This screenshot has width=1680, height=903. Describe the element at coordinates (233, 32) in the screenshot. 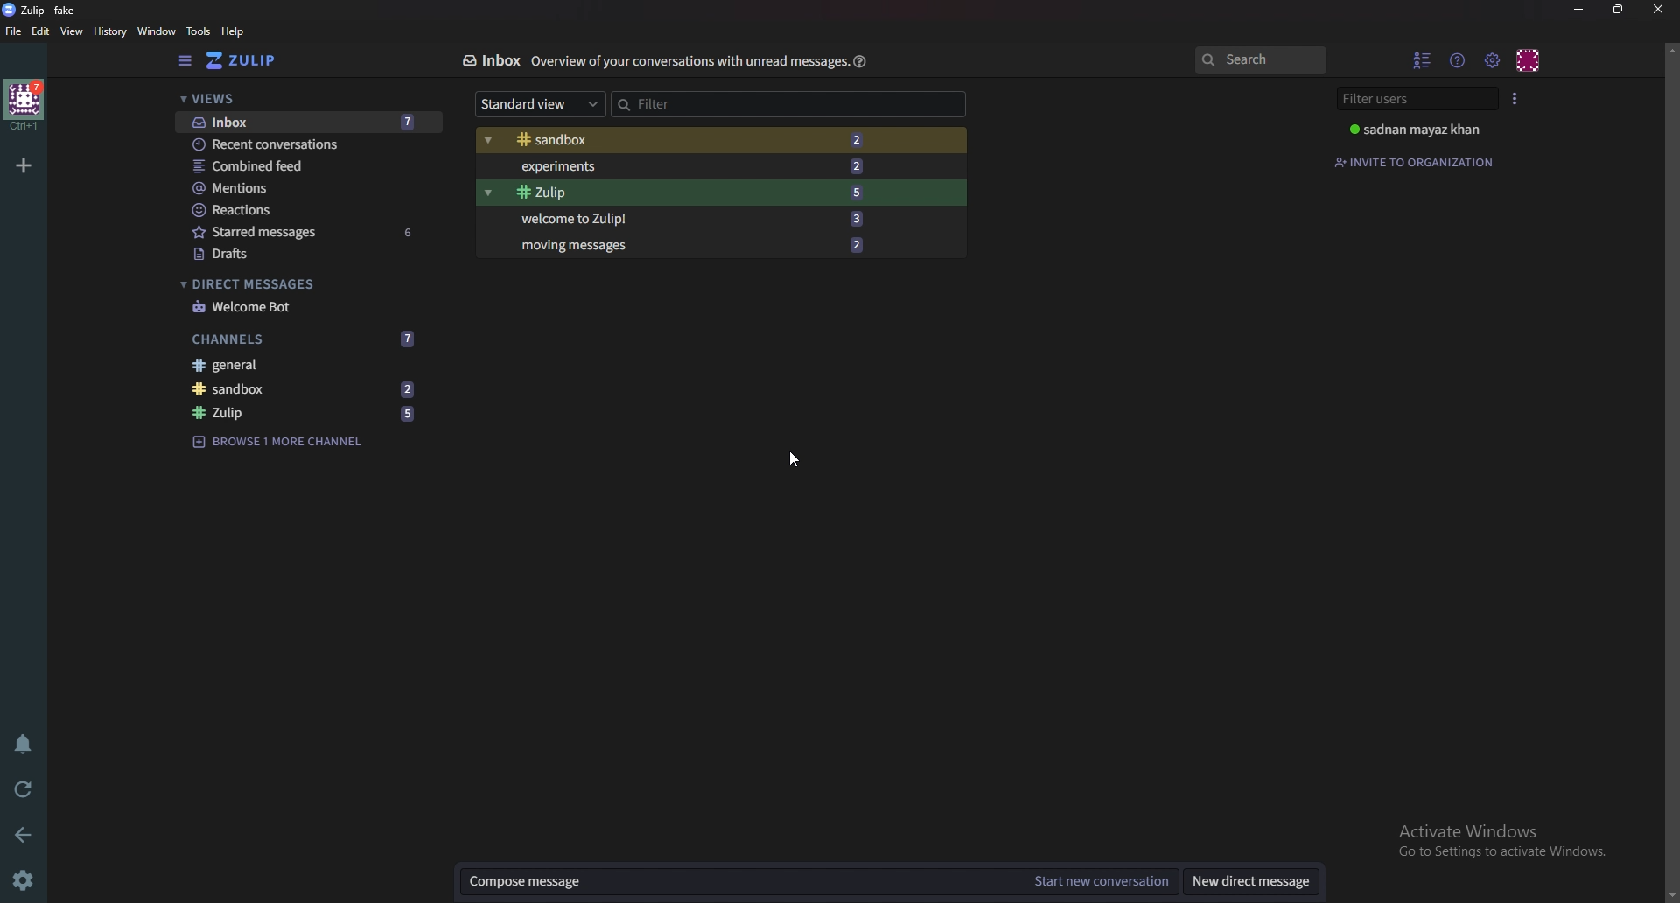

I see `help` at that location.